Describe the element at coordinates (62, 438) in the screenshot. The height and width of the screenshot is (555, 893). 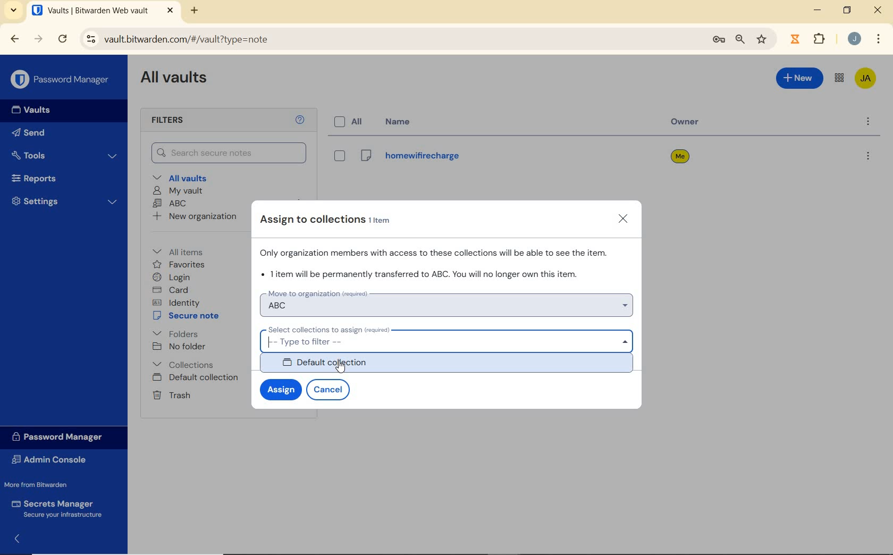
I see `Password Manager` at that location.